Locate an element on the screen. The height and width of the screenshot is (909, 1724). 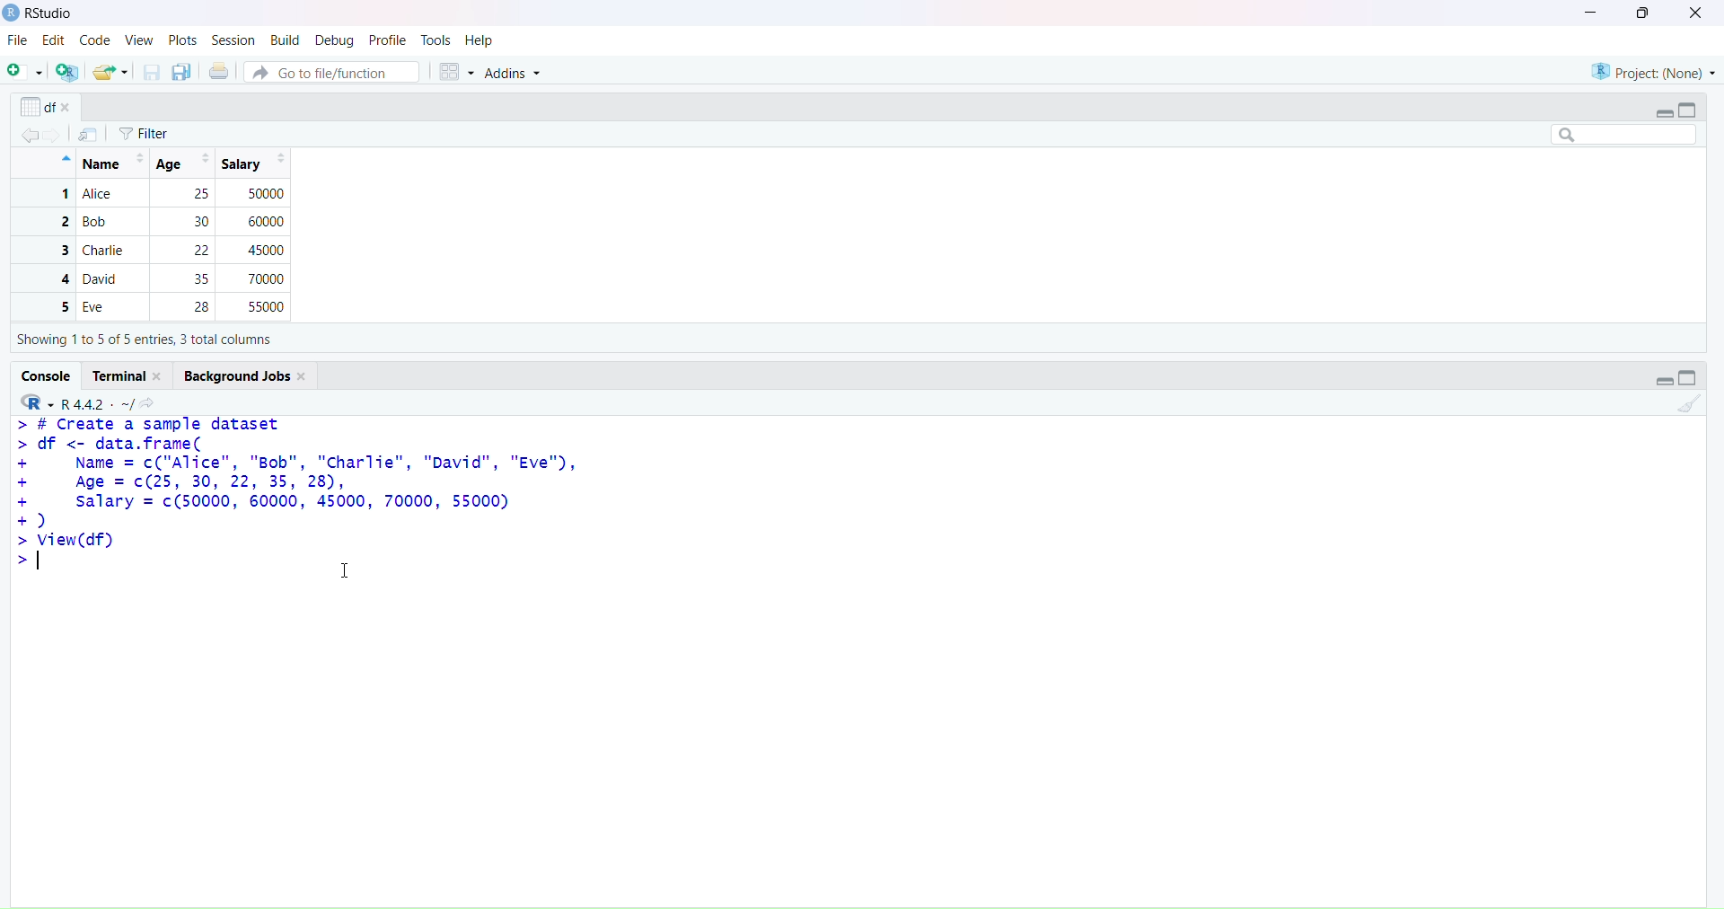
project(None) is located at coordinates (1652, 69).